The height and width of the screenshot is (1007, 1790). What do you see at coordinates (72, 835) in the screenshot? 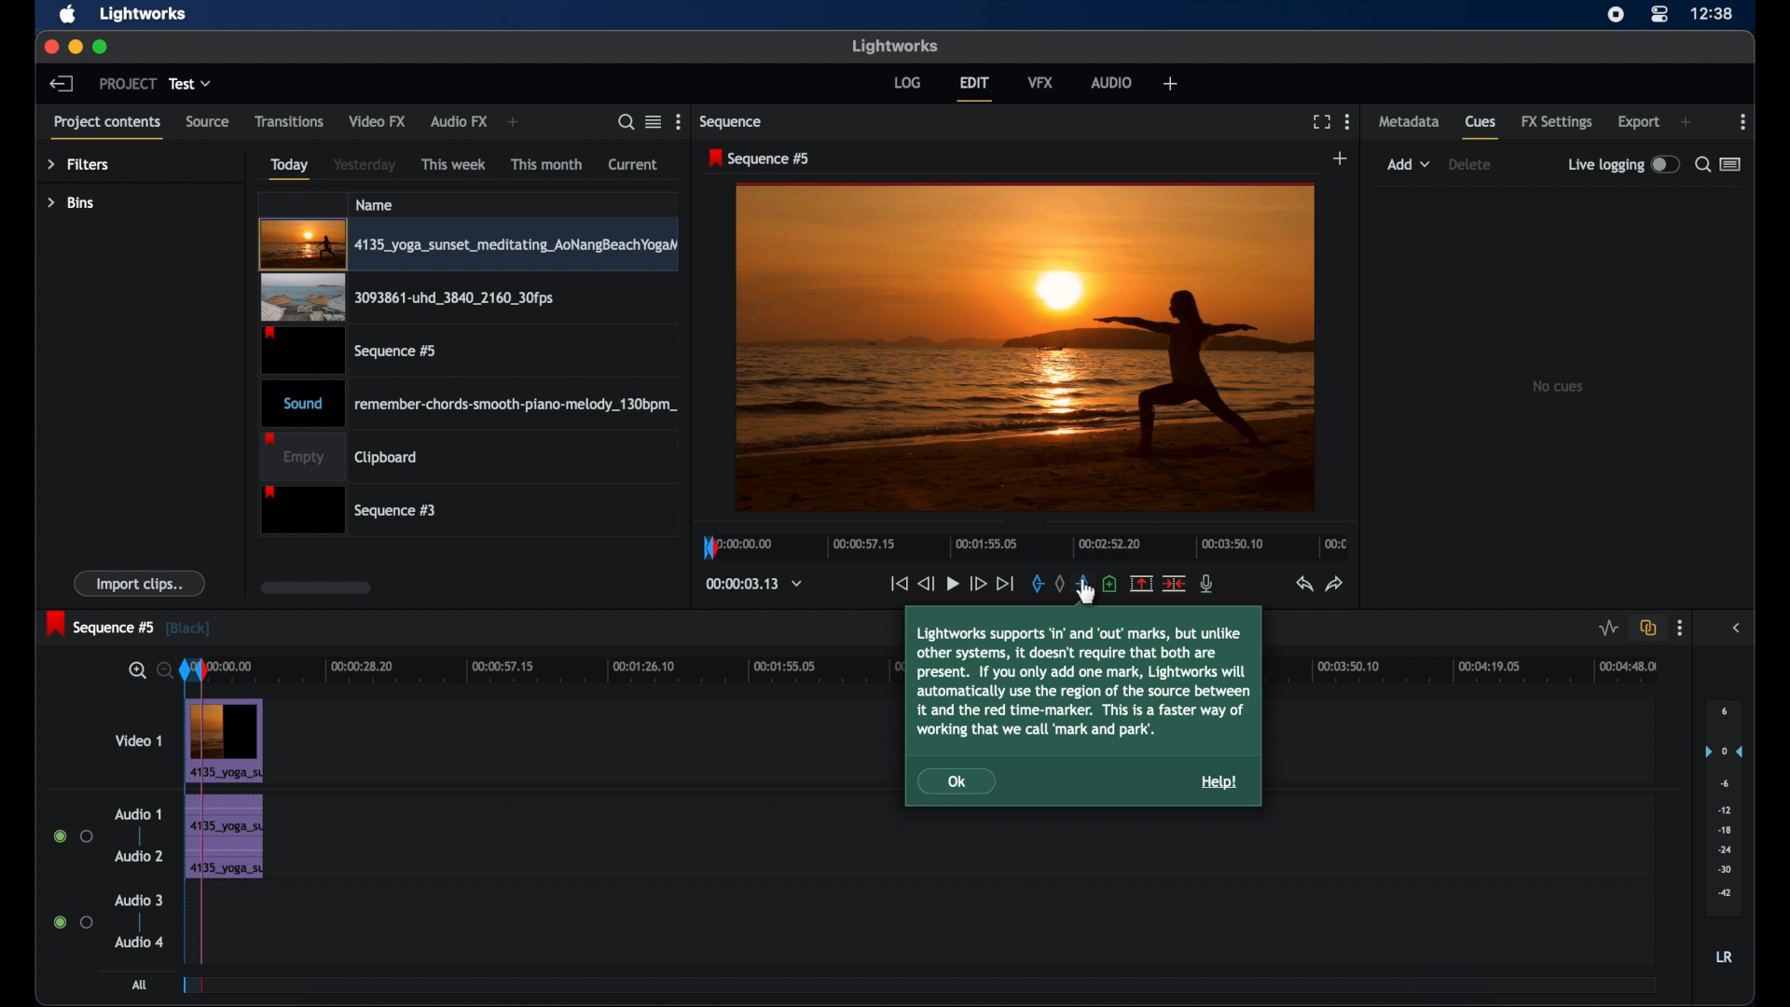
I see `radio button` at bounding box center [72, 835].